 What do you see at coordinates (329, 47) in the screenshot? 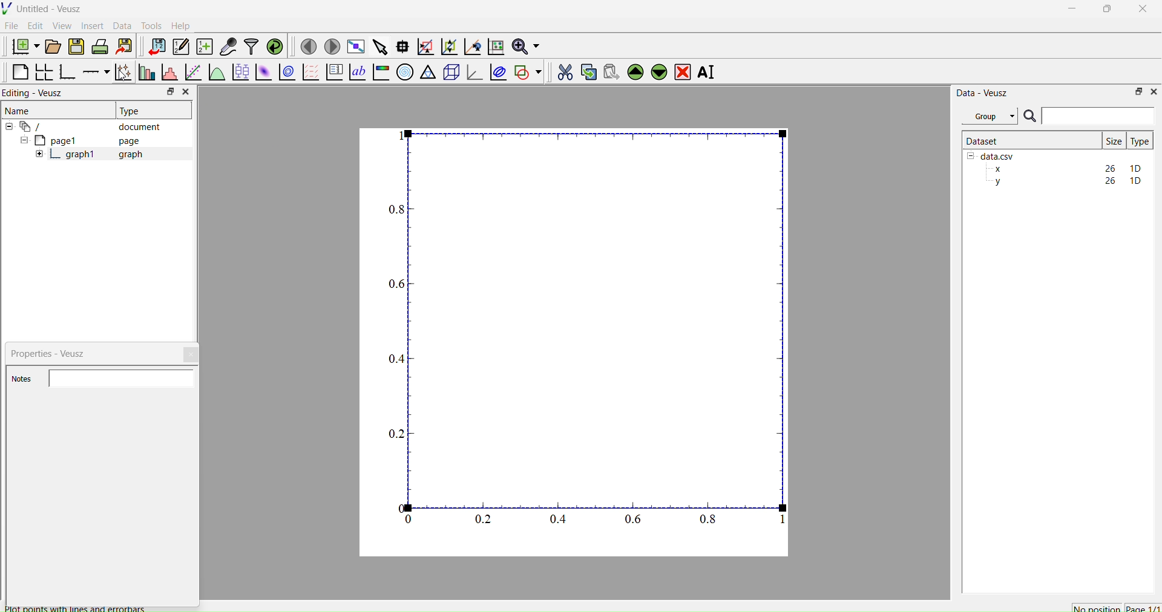
I see `Next page` at bounding box center [329, 47].